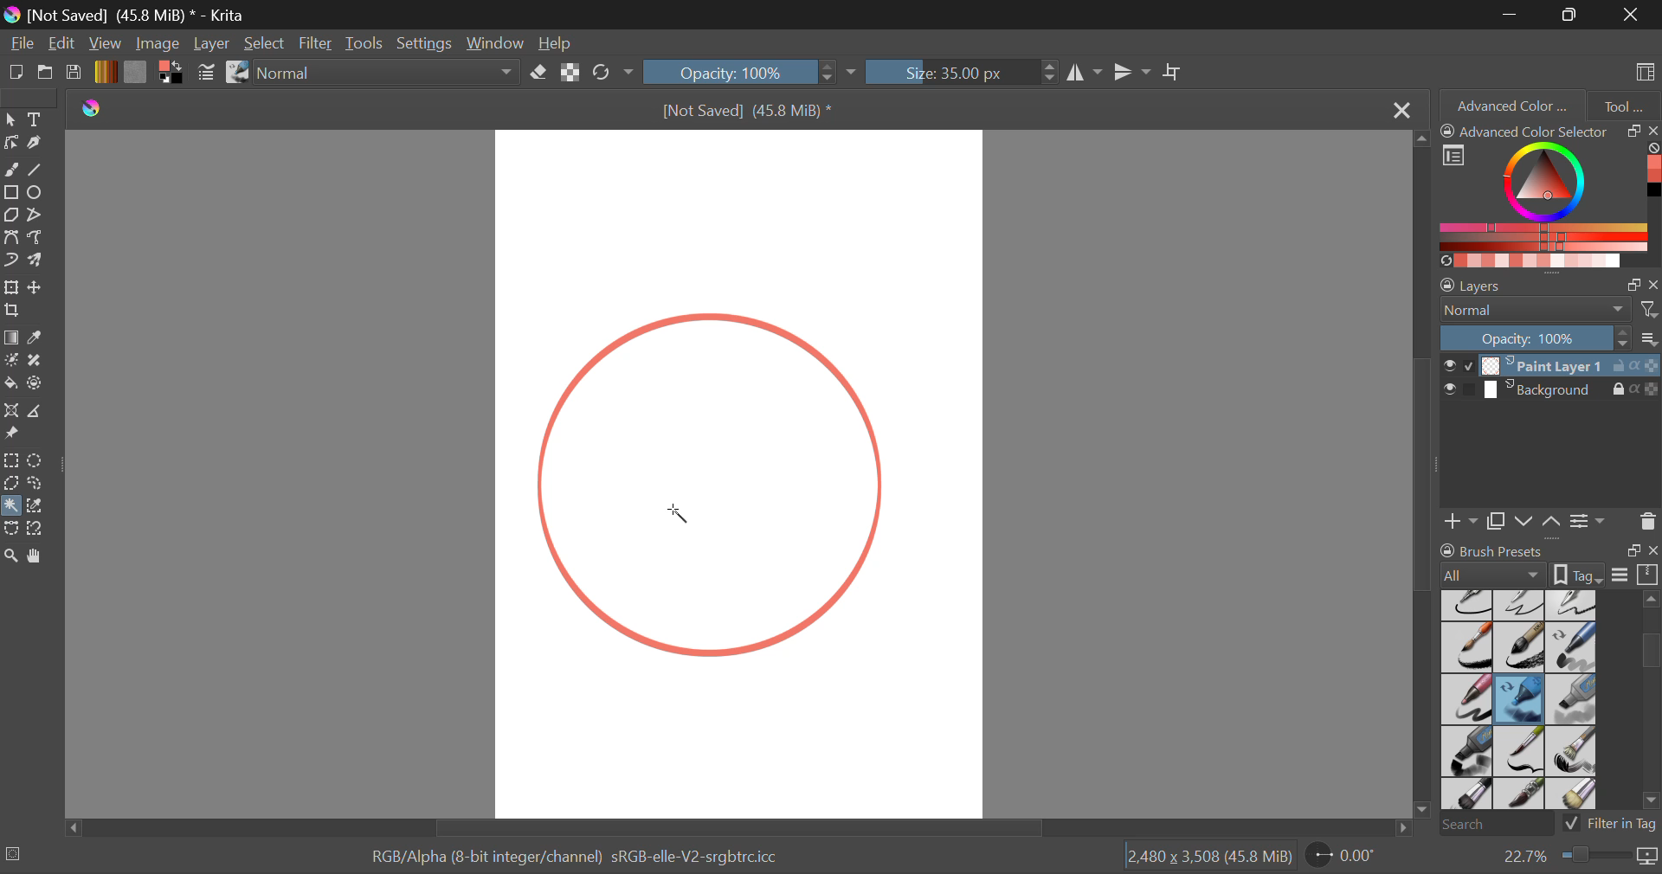 Image resolution: width=1662 pixels, height=874 pixels. Describe the element at coordinates (15, 434) in the screenshot. I see `Reference Images` at that location.